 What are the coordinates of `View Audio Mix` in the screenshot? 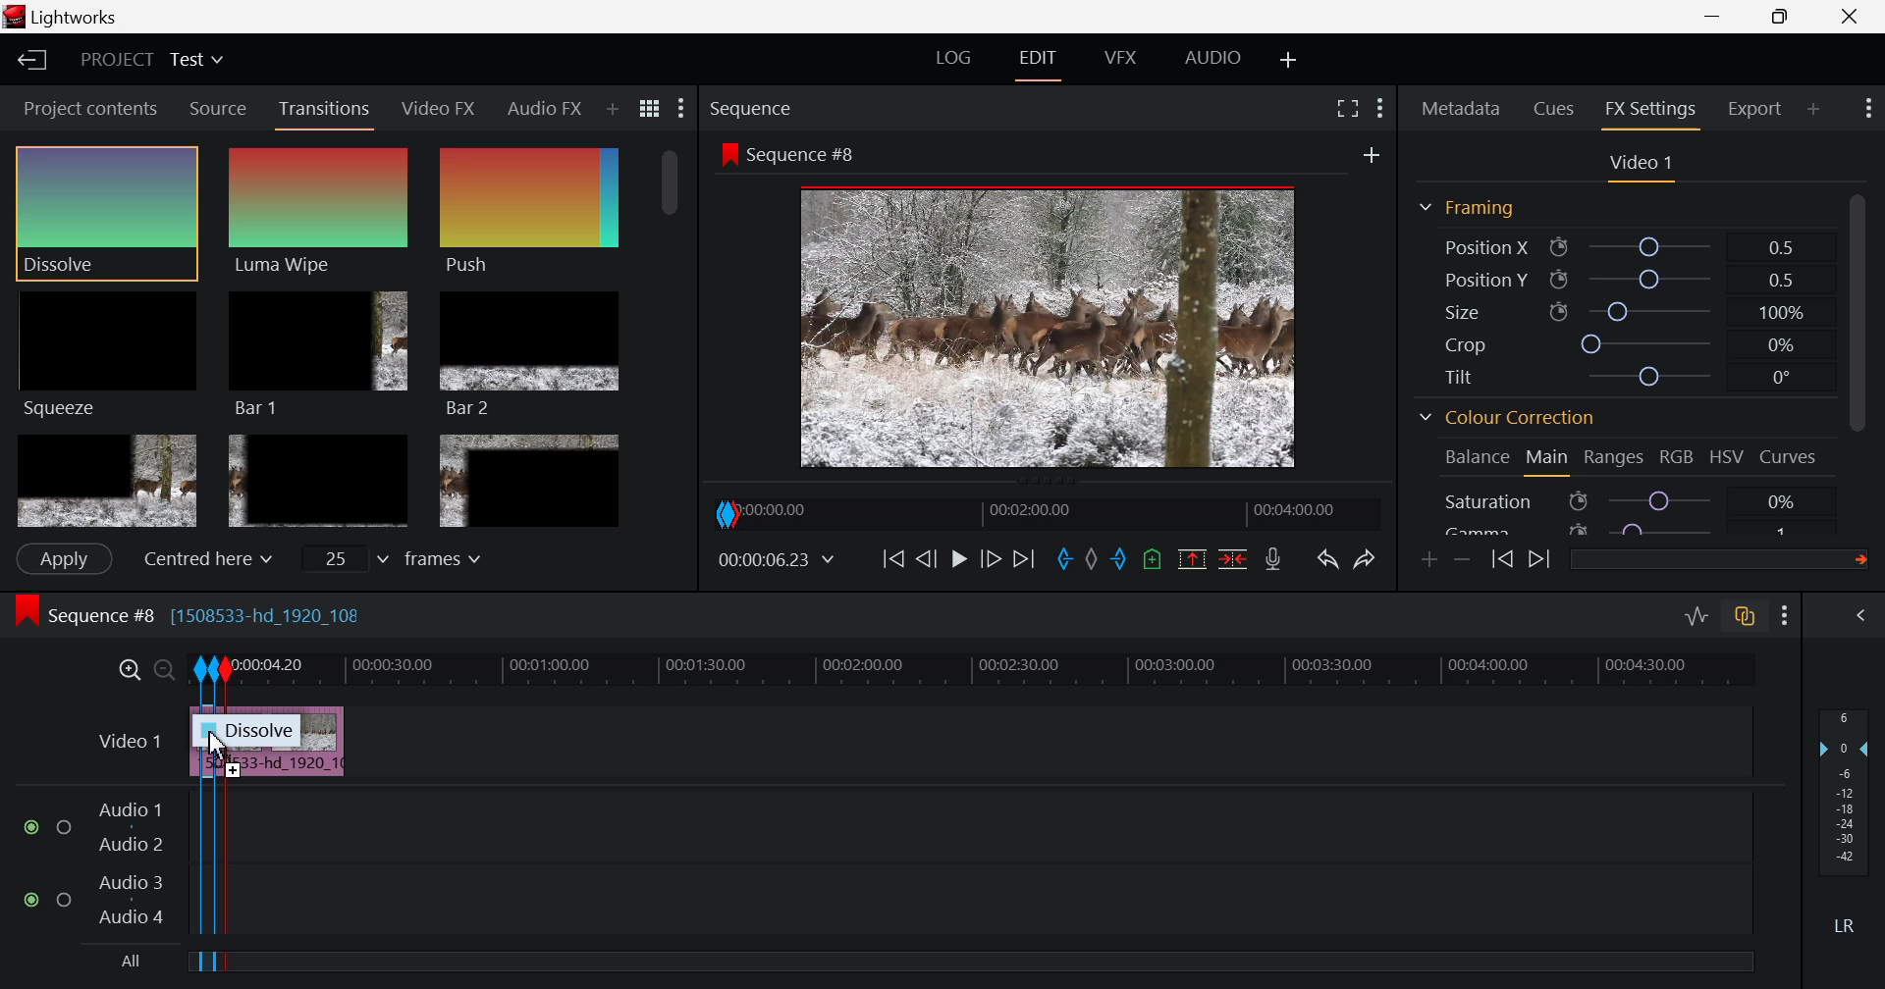 It's located at (1863, 617).